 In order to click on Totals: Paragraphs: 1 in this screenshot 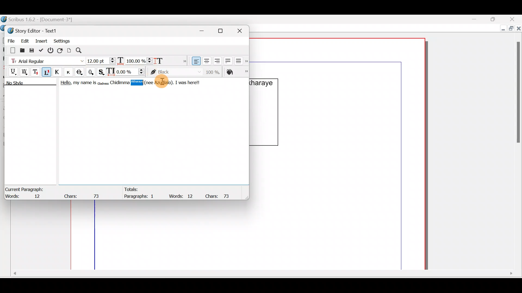, I will do `click(142, 194)`.